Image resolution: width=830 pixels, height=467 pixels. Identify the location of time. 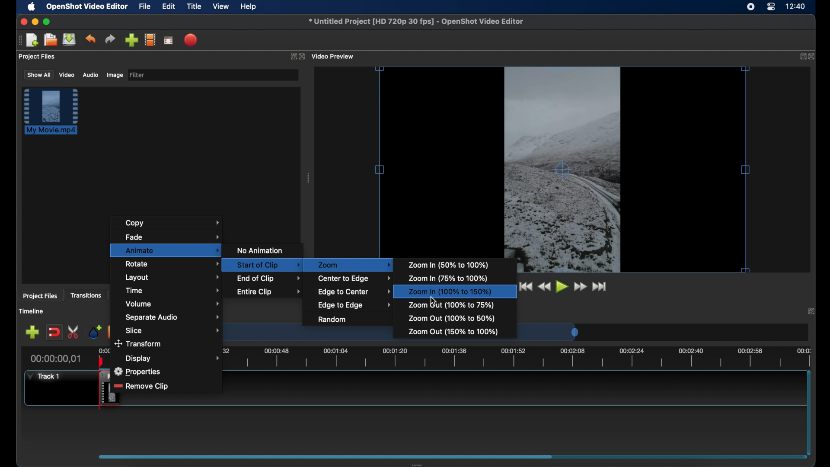
(796, 7).